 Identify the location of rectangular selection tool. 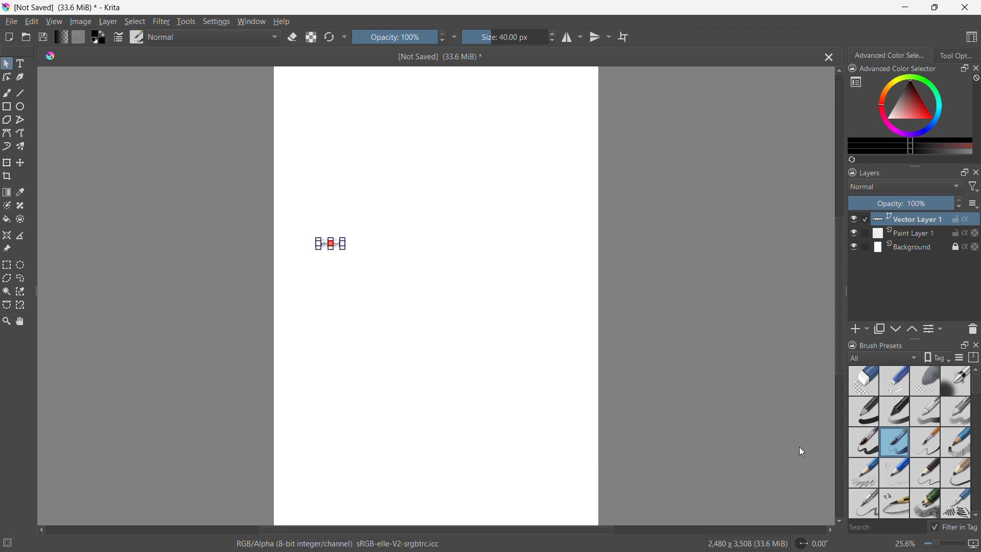
(7, 265).